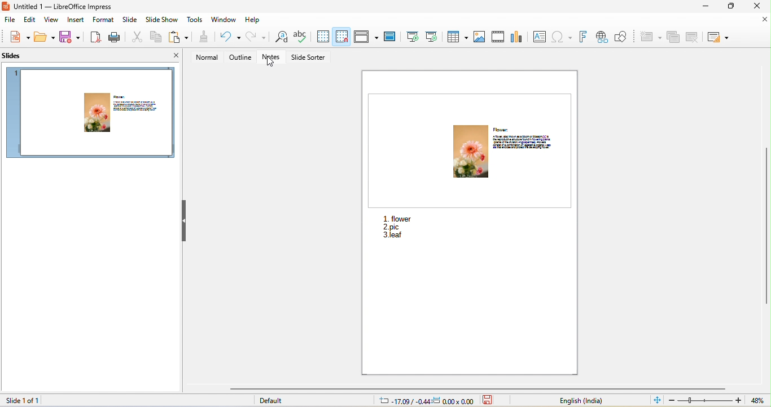 This screenshot has width=771, height=407. Describe the element at coordinates (622, 36) in the screenshot. I see `show draw function` at that location.